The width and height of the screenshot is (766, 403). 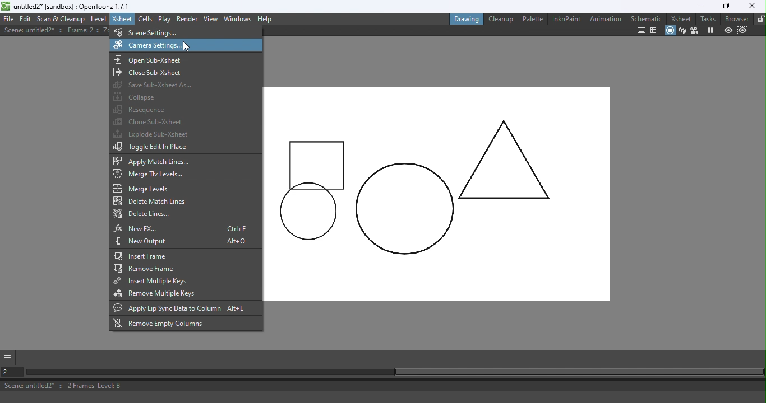 I want to click on Help, so click(x=266, y=19).